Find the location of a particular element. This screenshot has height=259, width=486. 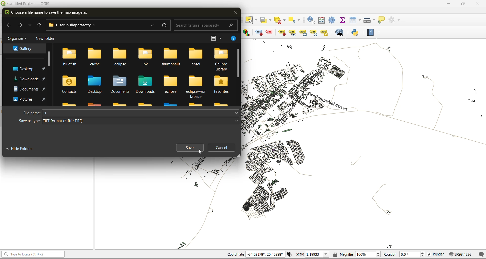

next is located at coordinates (21, 25).